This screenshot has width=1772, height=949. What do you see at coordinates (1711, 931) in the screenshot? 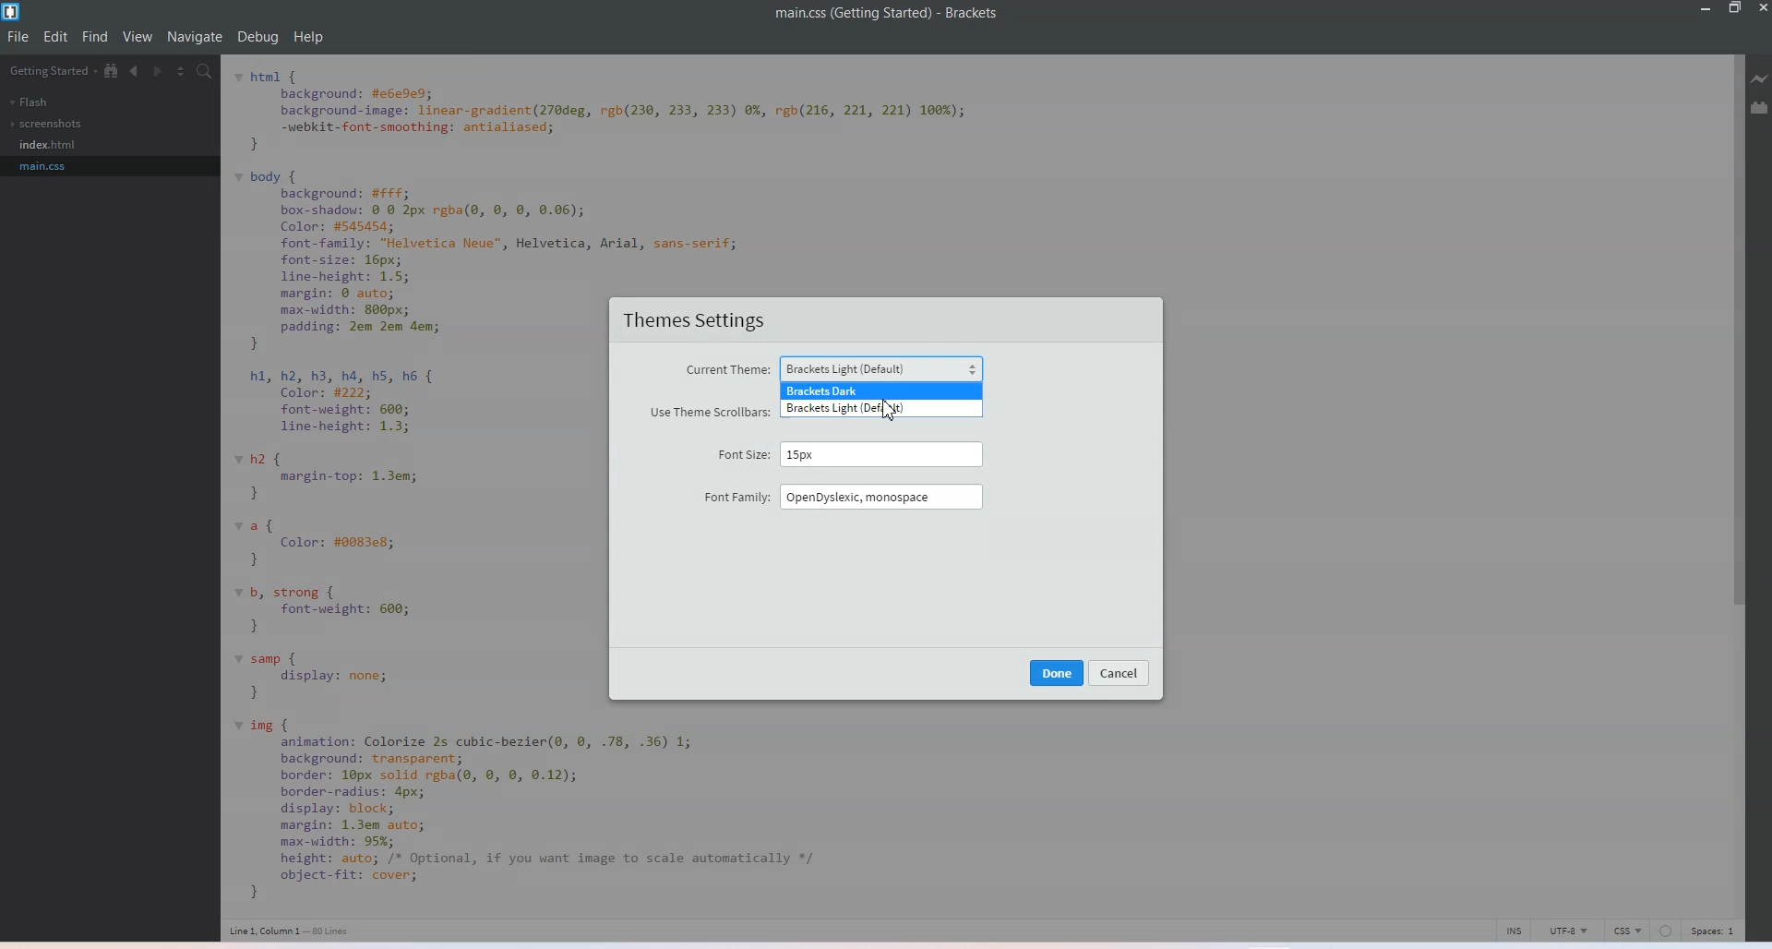
I see `Spaces 1` at bounding box center [1711, 931].